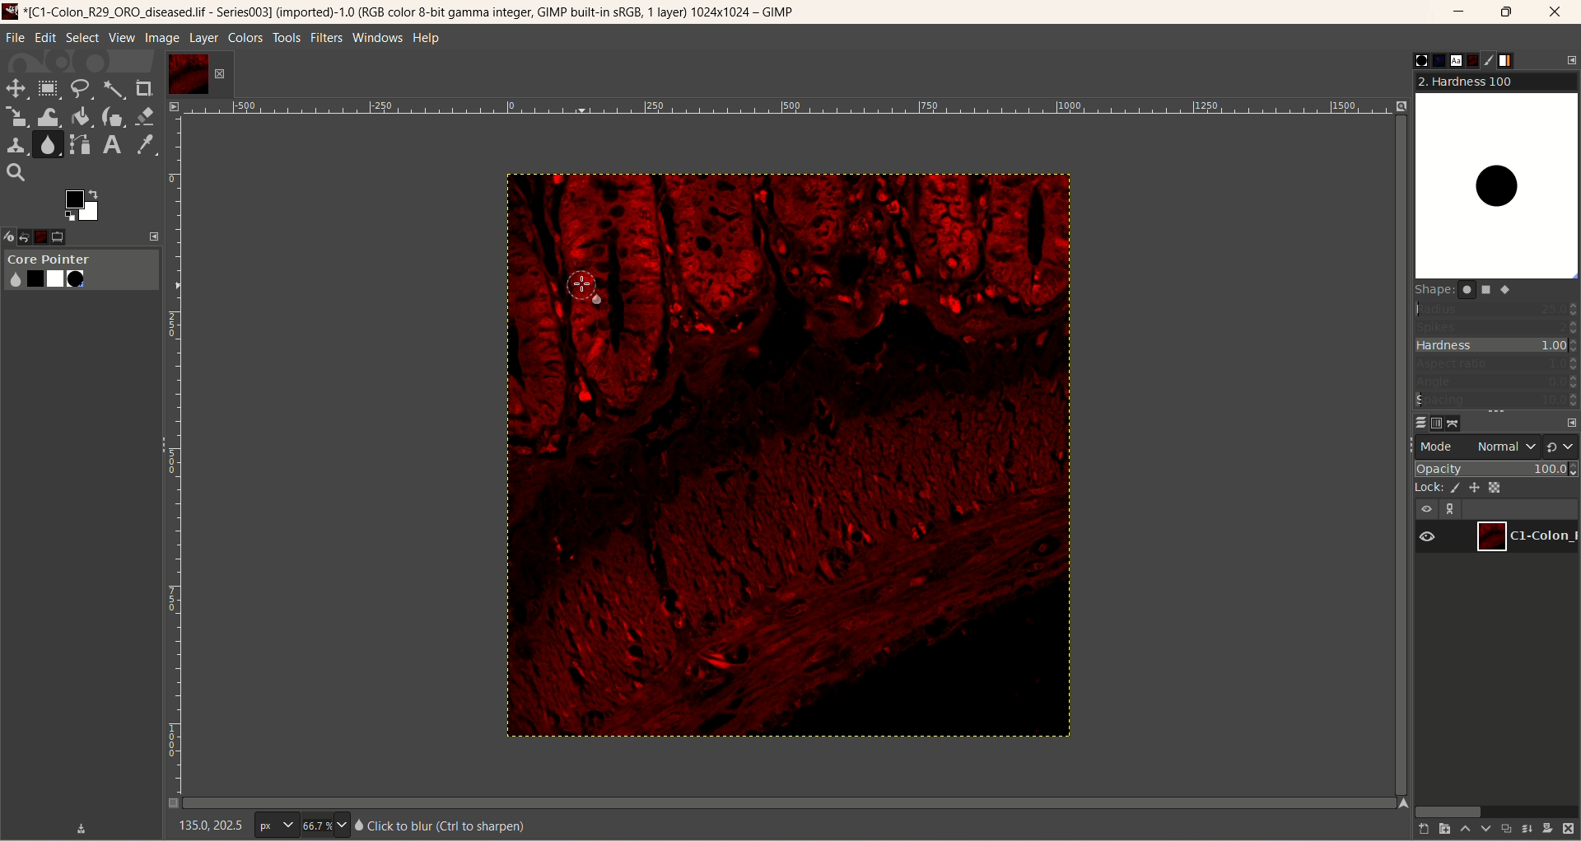  What do you see at coordinates (1457, 423) in the screenshot?
I see `path` at bounding box center [1457, 423].